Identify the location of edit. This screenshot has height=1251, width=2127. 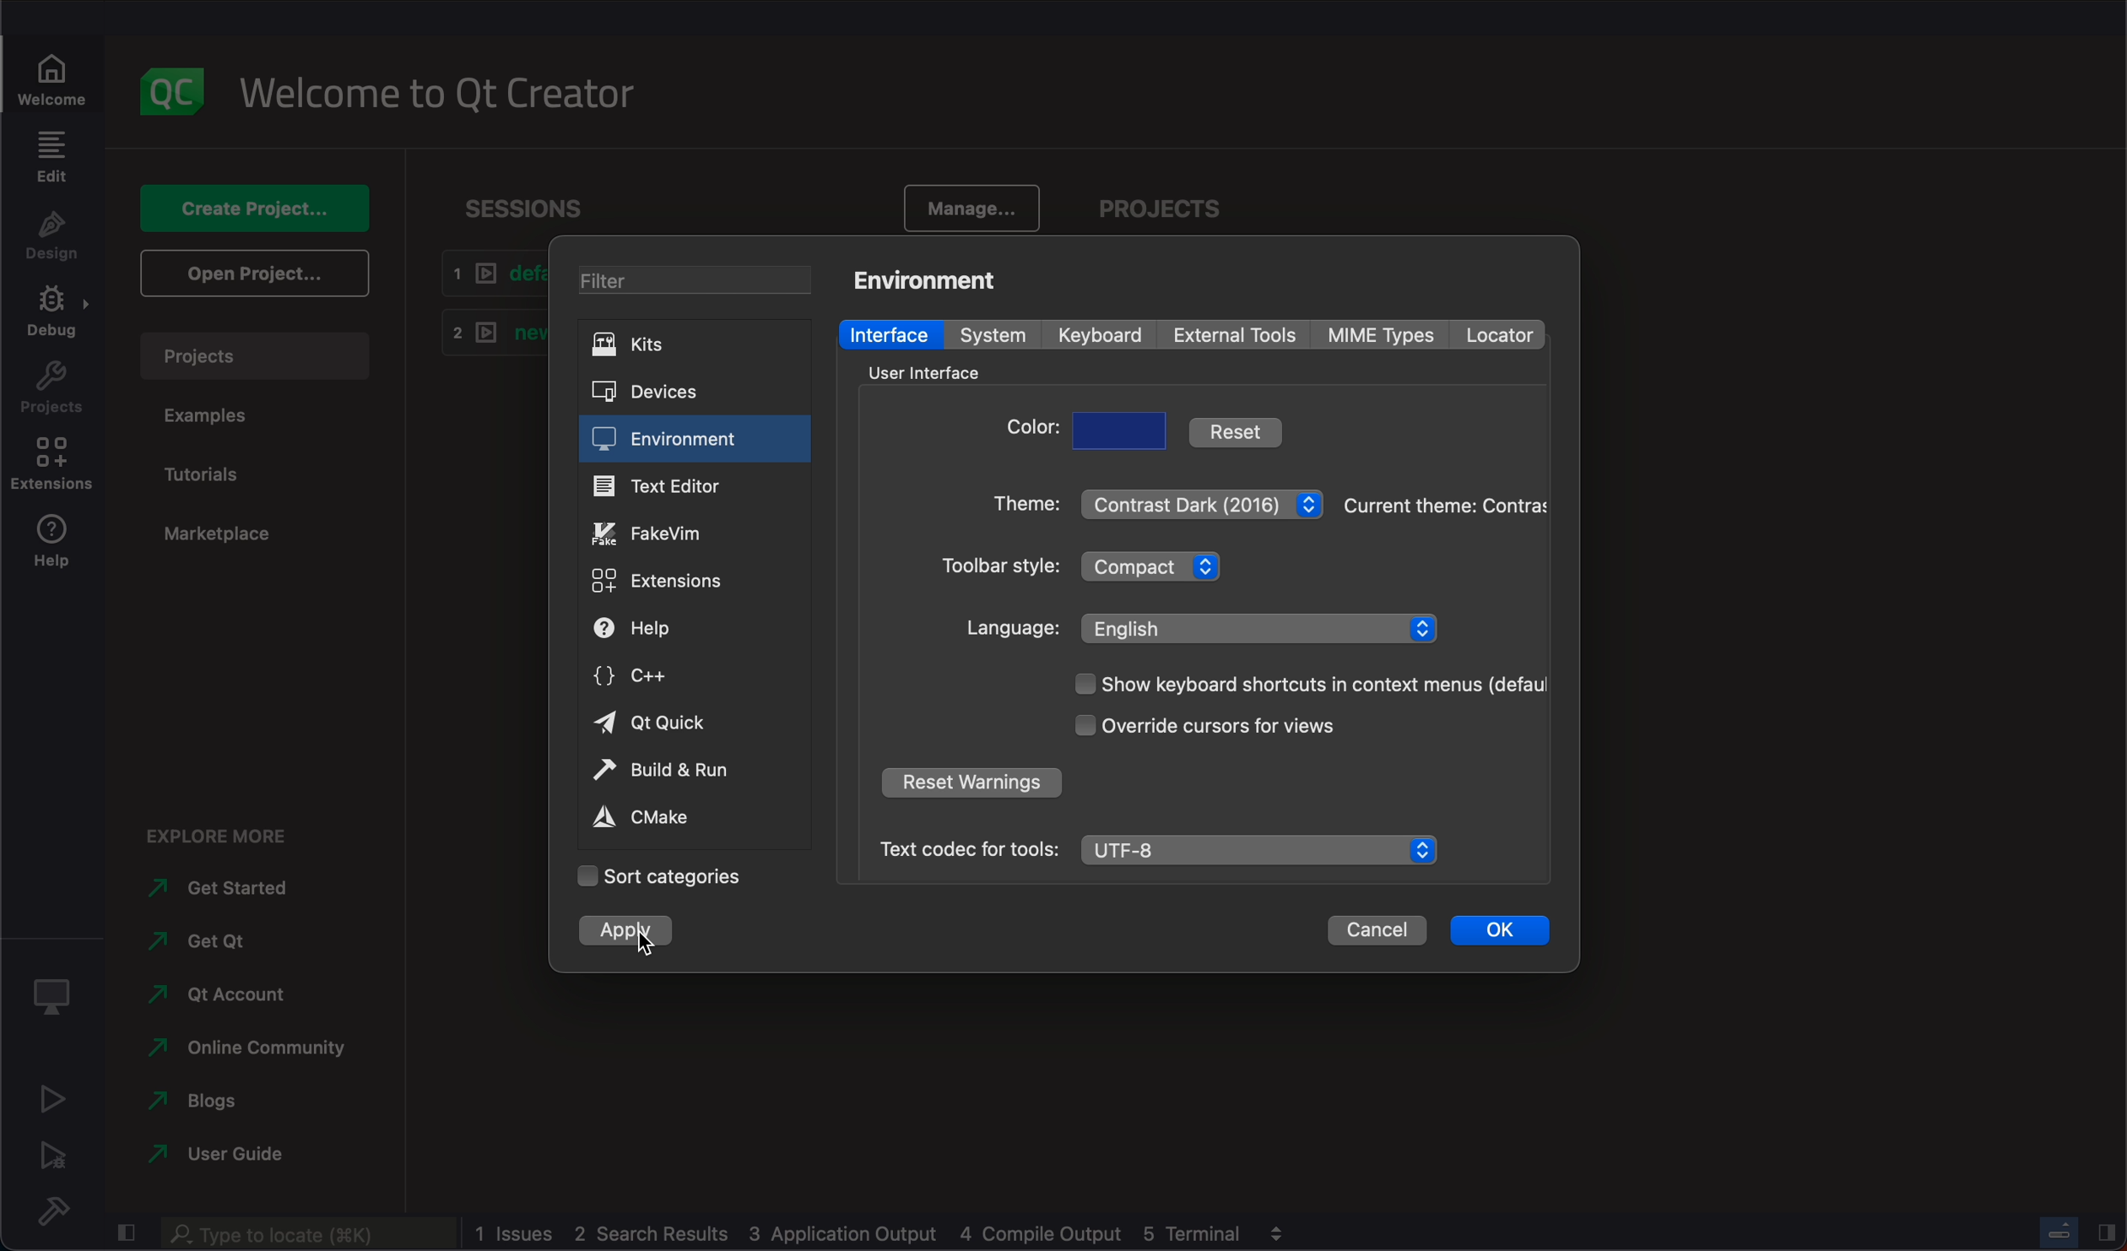
(51, 156).